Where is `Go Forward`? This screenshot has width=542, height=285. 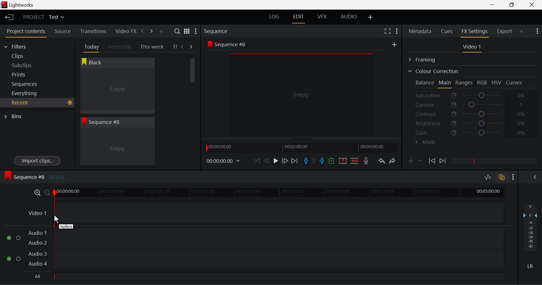
Go Forward is located at coordinates (285, 161).